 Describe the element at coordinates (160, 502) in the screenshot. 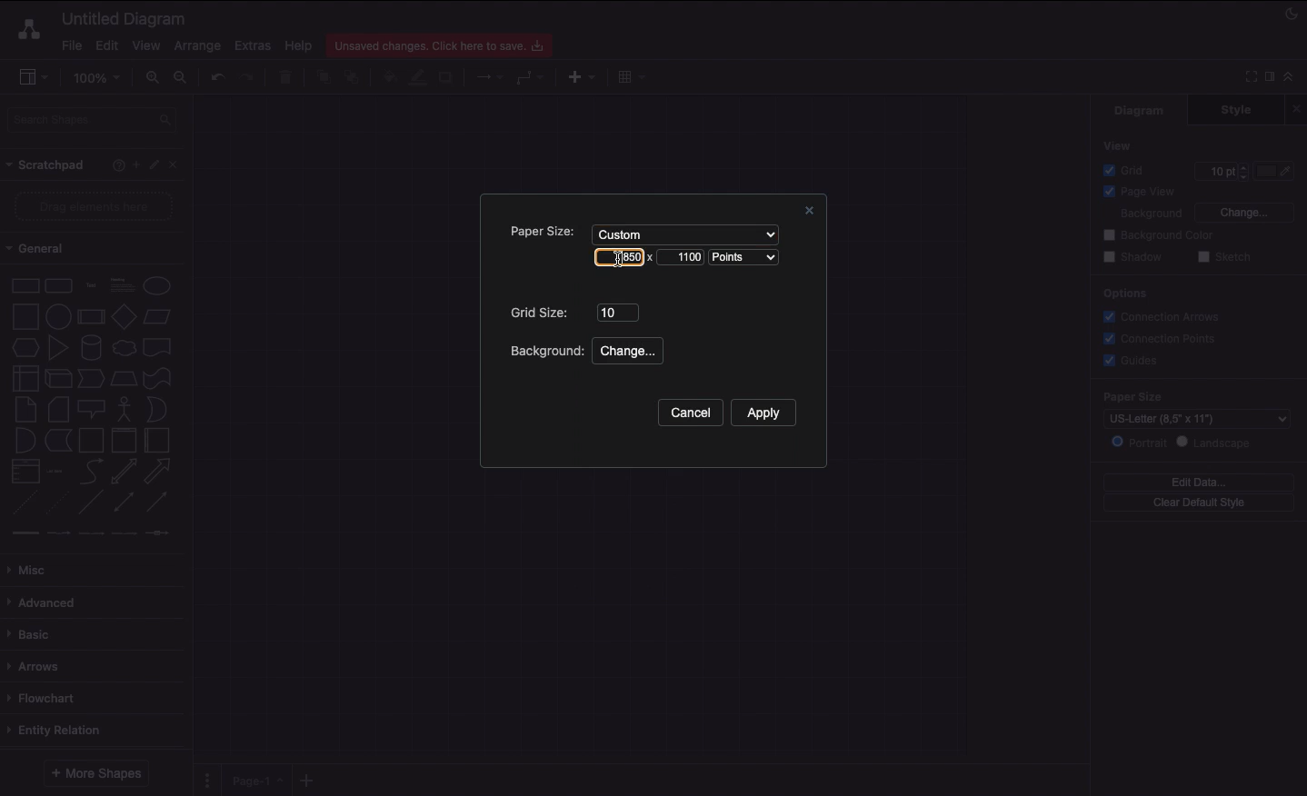

I see `Directional connector` at that location.